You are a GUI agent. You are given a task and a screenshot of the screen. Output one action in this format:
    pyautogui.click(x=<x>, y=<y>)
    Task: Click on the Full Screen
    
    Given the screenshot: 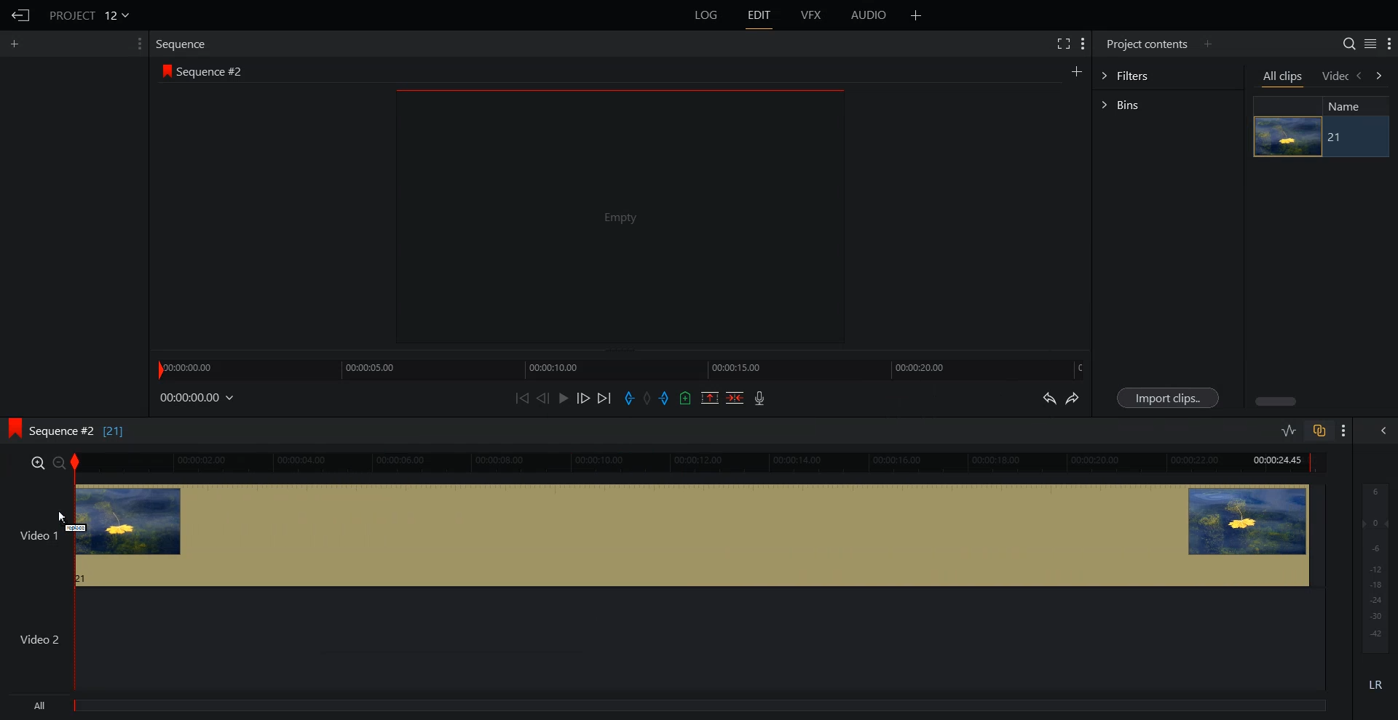 What is the action you would take?
    pyautogui.click(x=1065, y=44)
    